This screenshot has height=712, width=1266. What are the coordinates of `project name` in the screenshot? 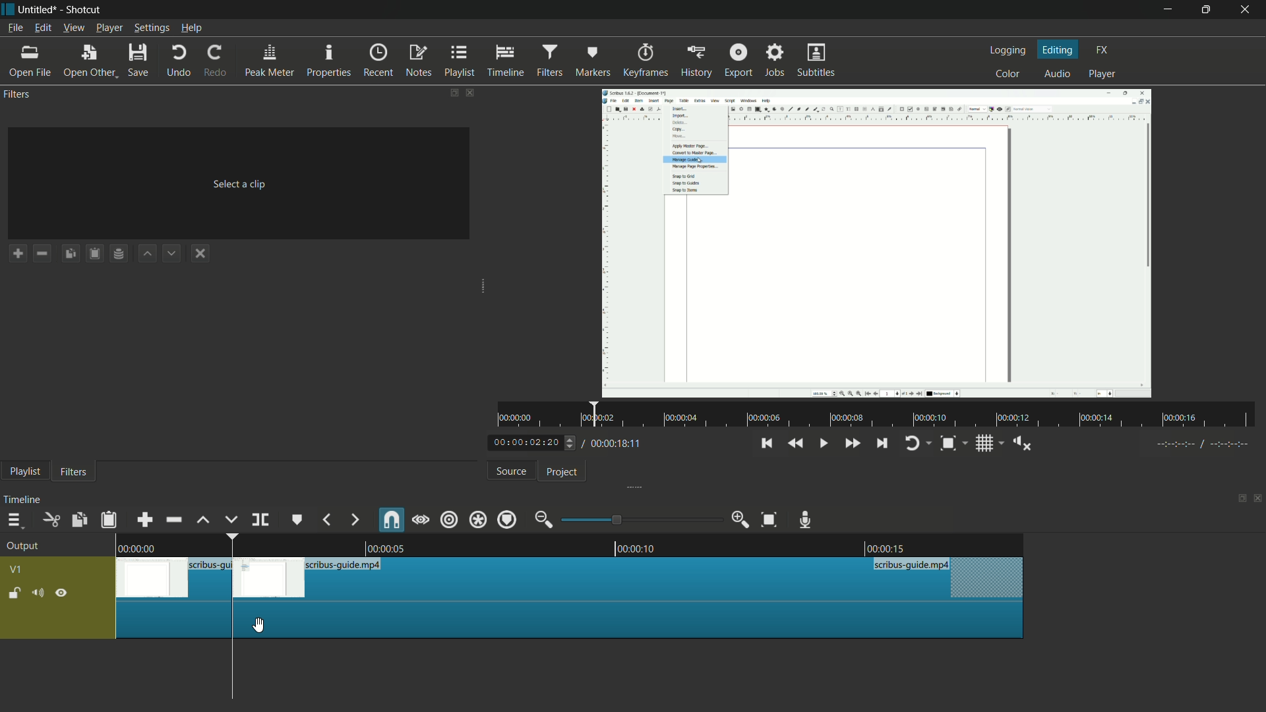 It's located at (38, 9).